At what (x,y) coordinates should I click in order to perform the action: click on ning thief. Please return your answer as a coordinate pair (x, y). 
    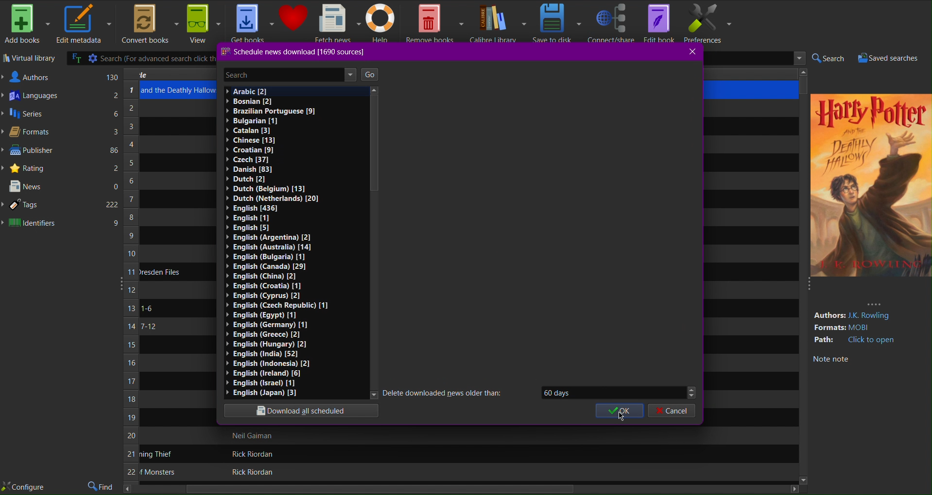
    Looking at the image, I should click on (157, 454).